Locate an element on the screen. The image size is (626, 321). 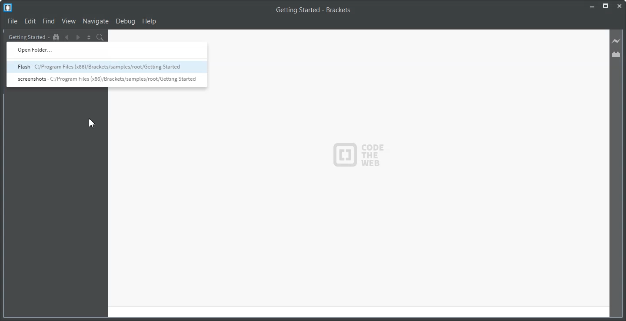
Split the editor vertically or Horizontally is located at coordinates (88, 37).